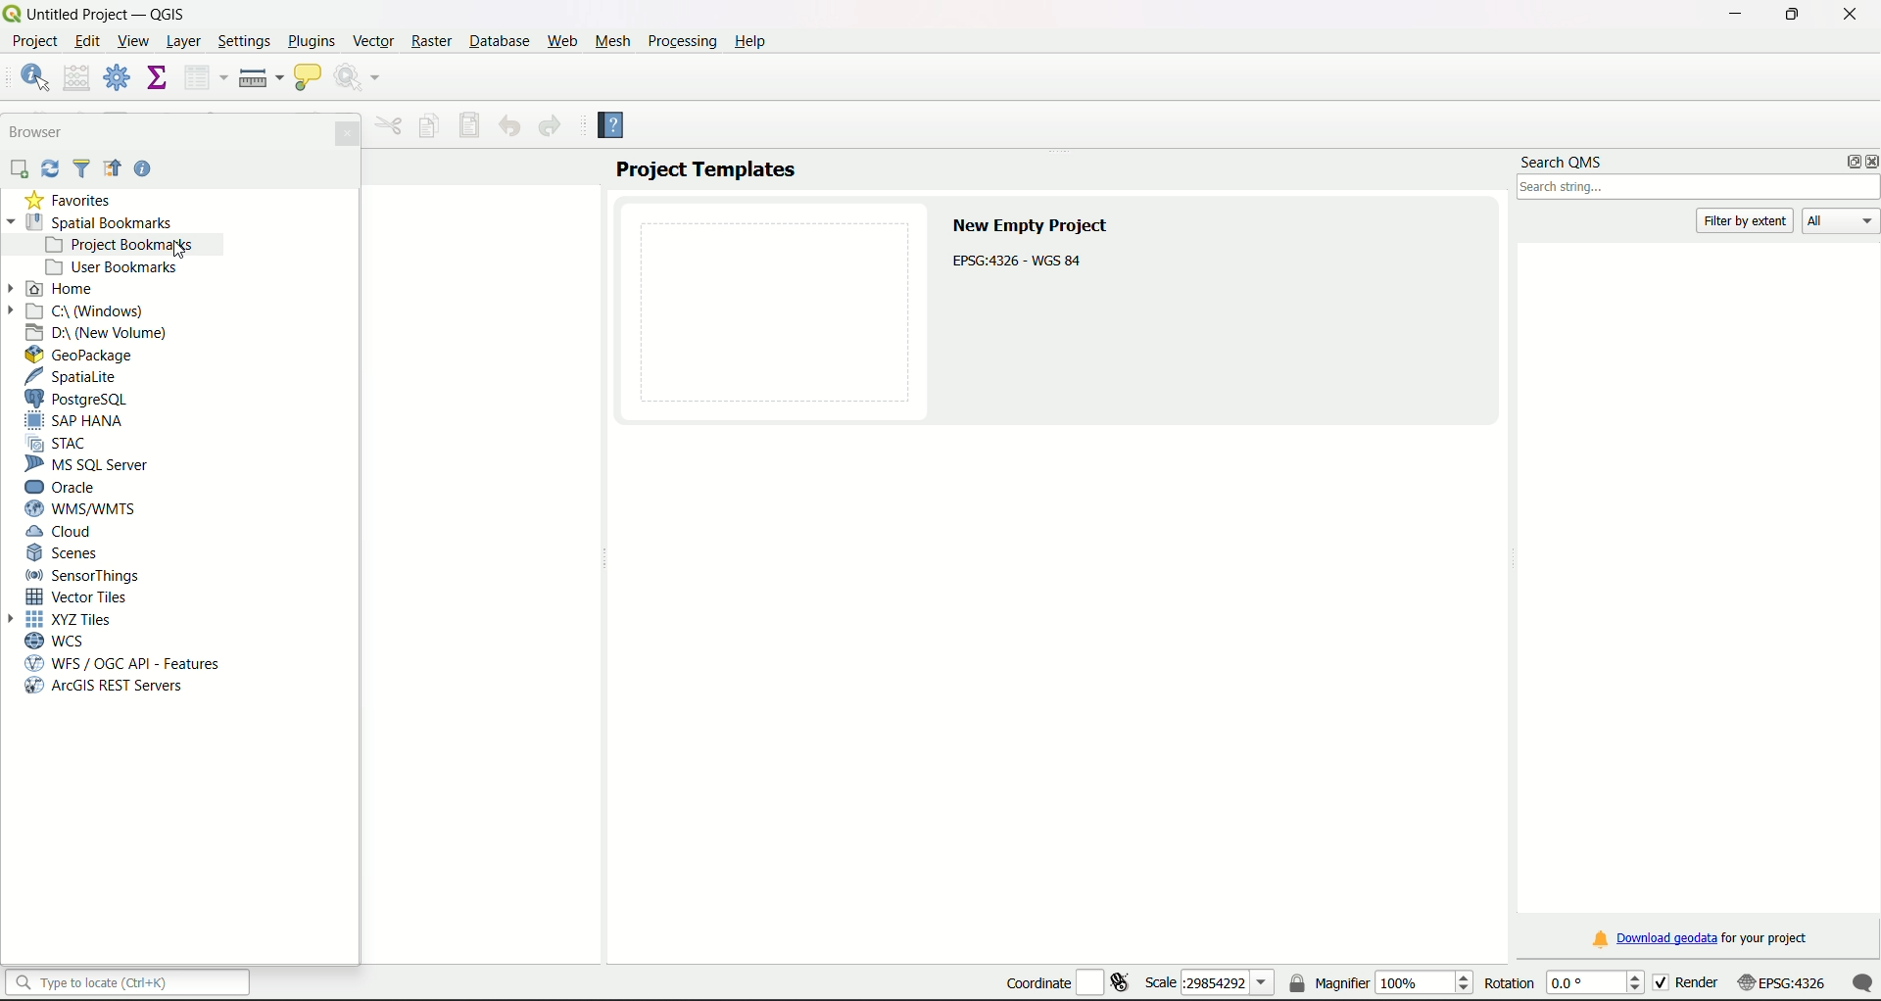  What do you see at coordinates (14, 288) in the screenshot?
I see `Arrow` at bounding box center [14, 288].